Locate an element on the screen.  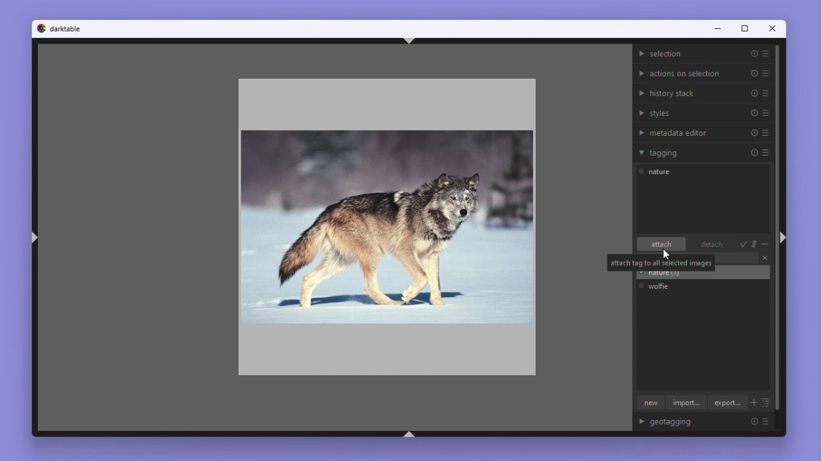
wolfie is located at coordinates (663, 286).